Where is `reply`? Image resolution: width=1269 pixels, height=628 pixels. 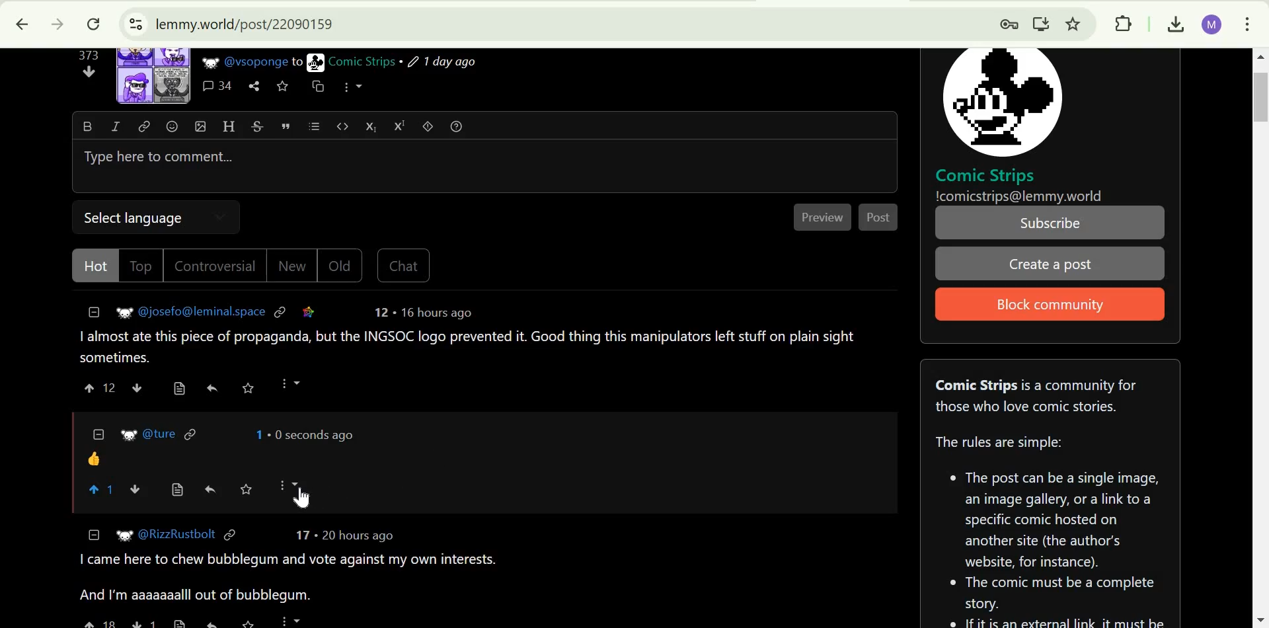 reply is located at coordinates (210, 490).